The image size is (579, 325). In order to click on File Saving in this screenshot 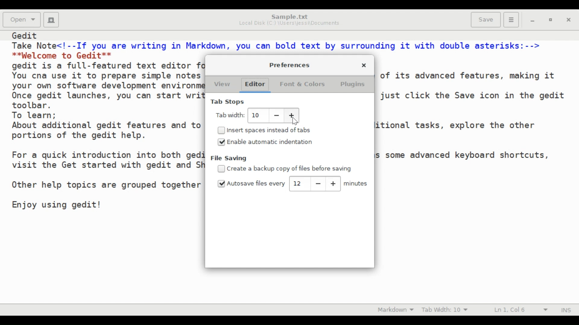, I will do `click(231, 158)`.